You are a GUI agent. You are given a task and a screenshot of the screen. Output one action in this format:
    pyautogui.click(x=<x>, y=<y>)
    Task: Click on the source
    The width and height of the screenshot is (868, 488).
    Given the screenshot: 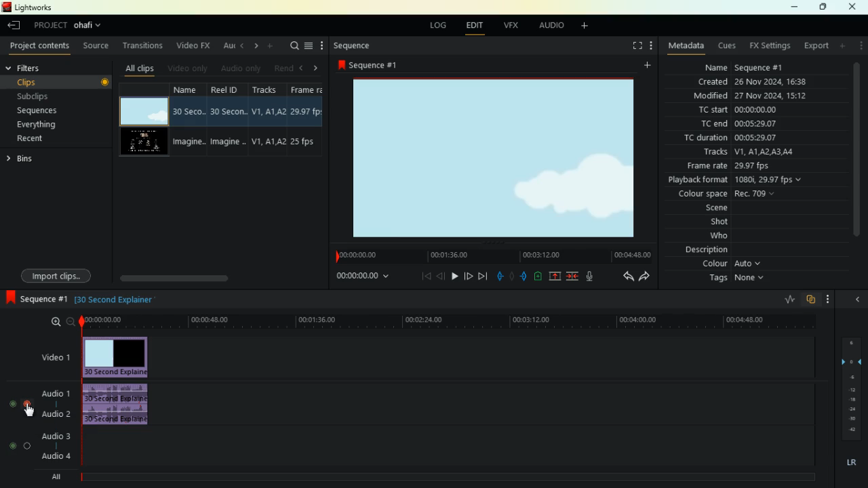 What is the action you would take?
    pyautogui.click(x=98, y=47)
    